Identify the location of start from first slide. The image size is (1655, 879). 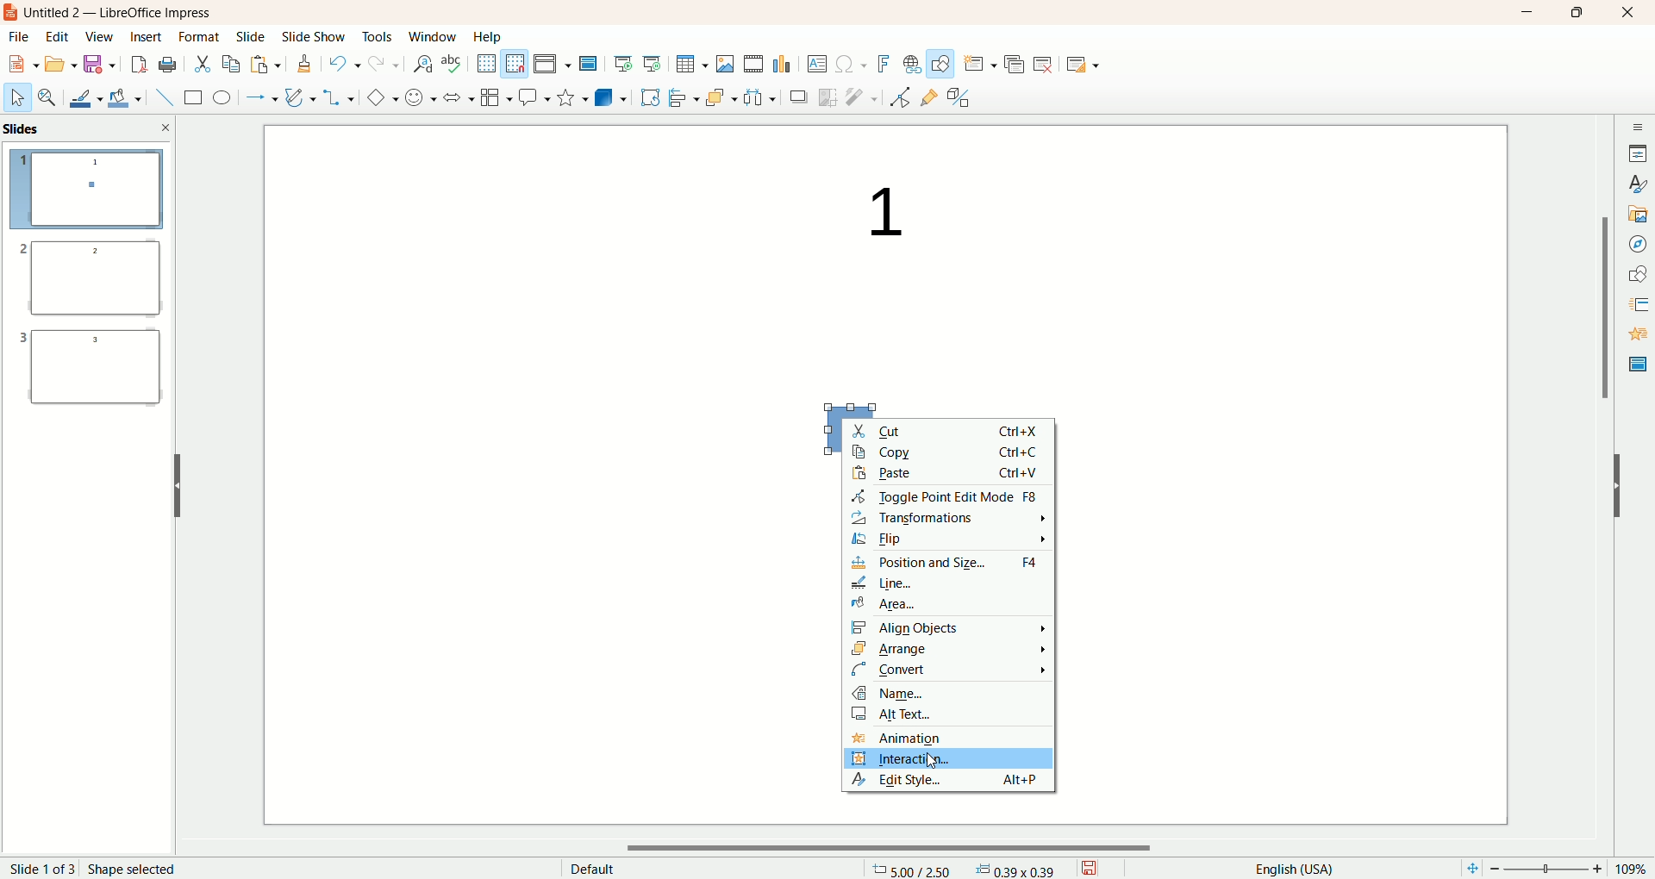
(624, 61).